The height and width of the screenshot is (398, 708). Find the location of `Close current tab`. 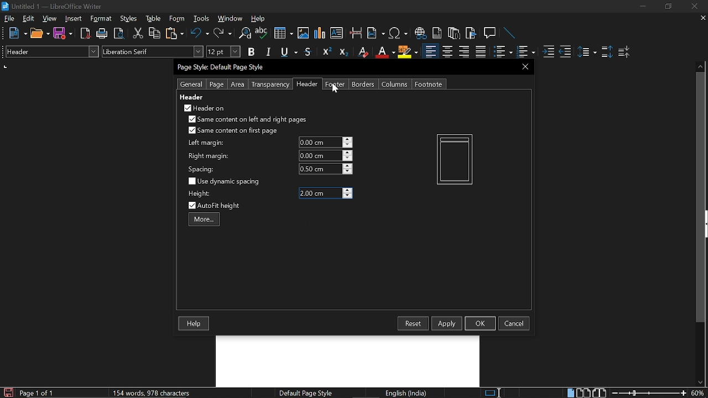

Close current tab is located at coordinates (701, 18).